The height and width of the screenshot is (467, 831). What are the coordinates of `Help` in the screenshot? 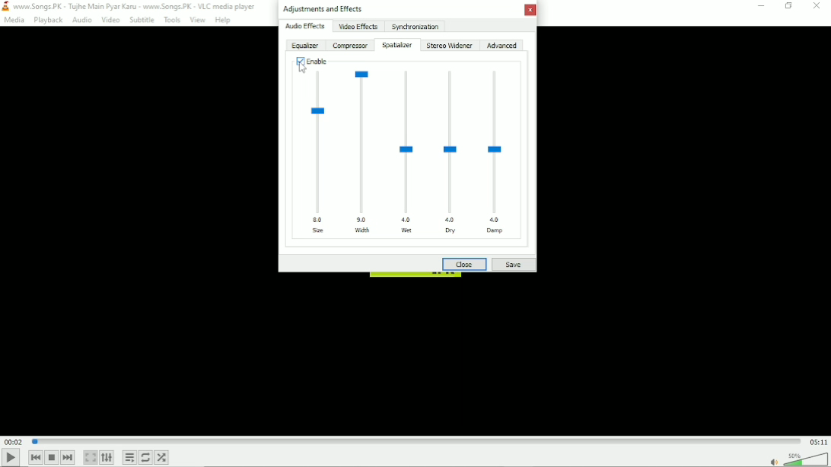 It's located at (223, 20).